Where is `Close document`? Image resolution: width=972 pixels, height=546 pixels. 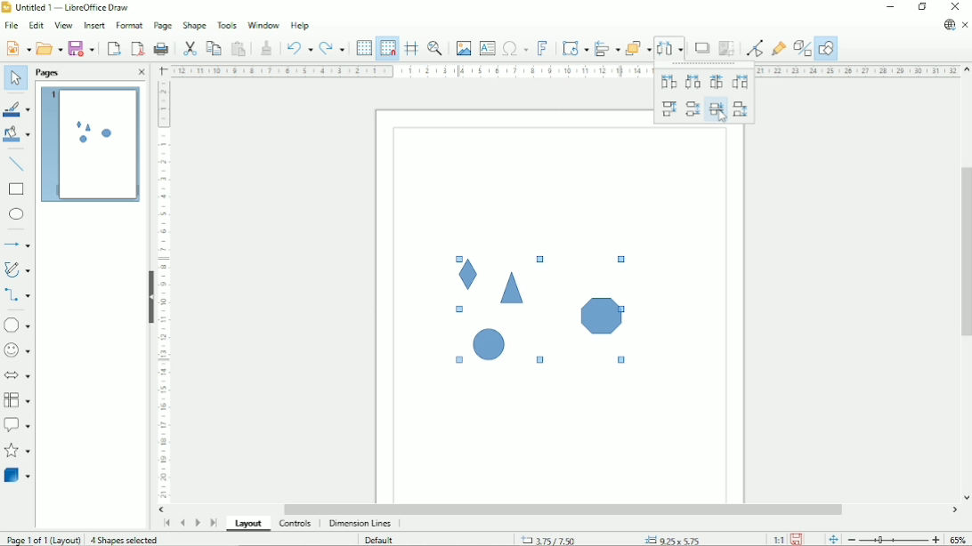
Close document is located at coordinates (966, 26).